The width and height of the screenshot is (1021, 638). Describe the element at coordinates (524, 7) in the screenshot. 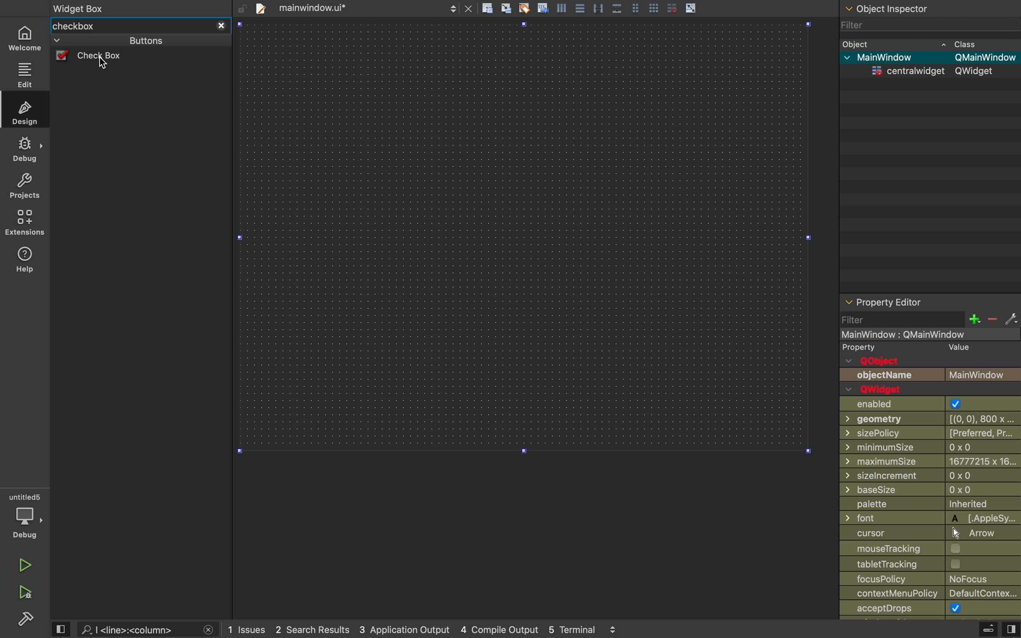

I see `tagging` at that location.